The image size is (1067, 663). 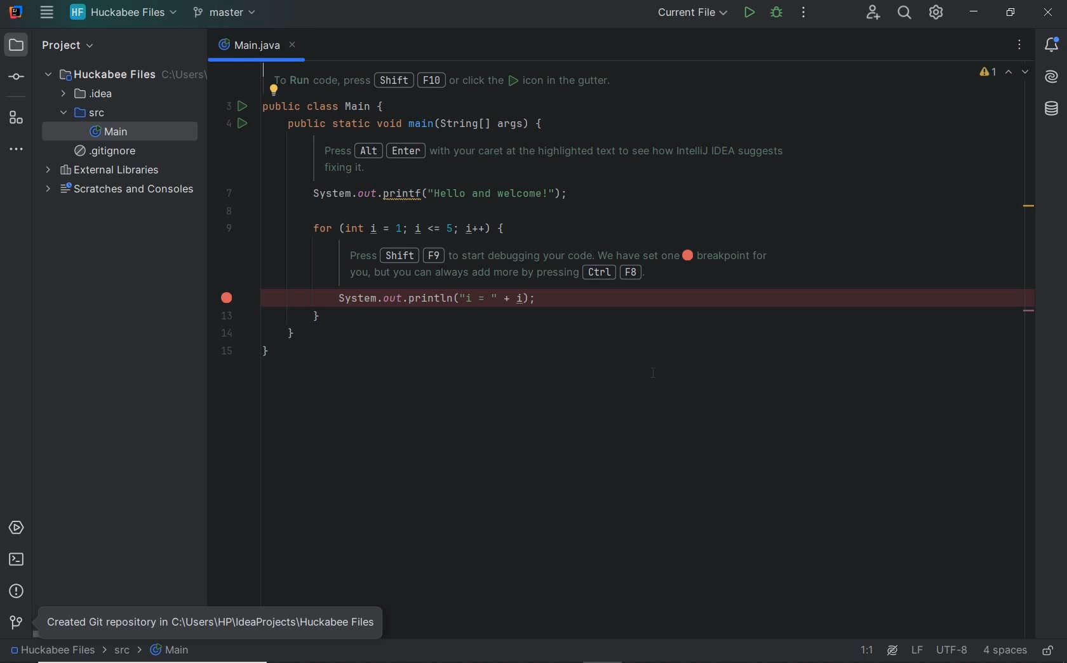 I want to click on structure, so click(x=18, y=117).